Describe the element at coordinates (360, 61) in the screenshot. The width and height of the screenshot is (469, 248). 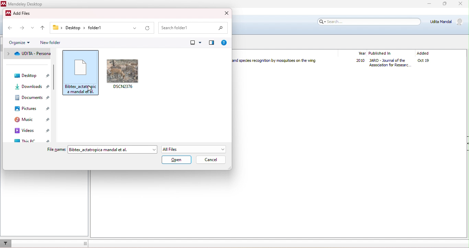
I see `2010` at that location.